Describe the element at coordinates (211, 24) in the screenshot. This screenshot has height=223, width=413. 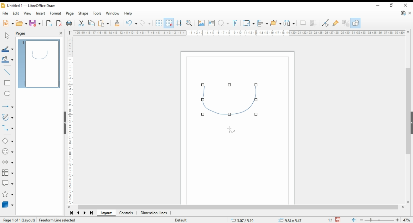
I see `insert text box` at that location.